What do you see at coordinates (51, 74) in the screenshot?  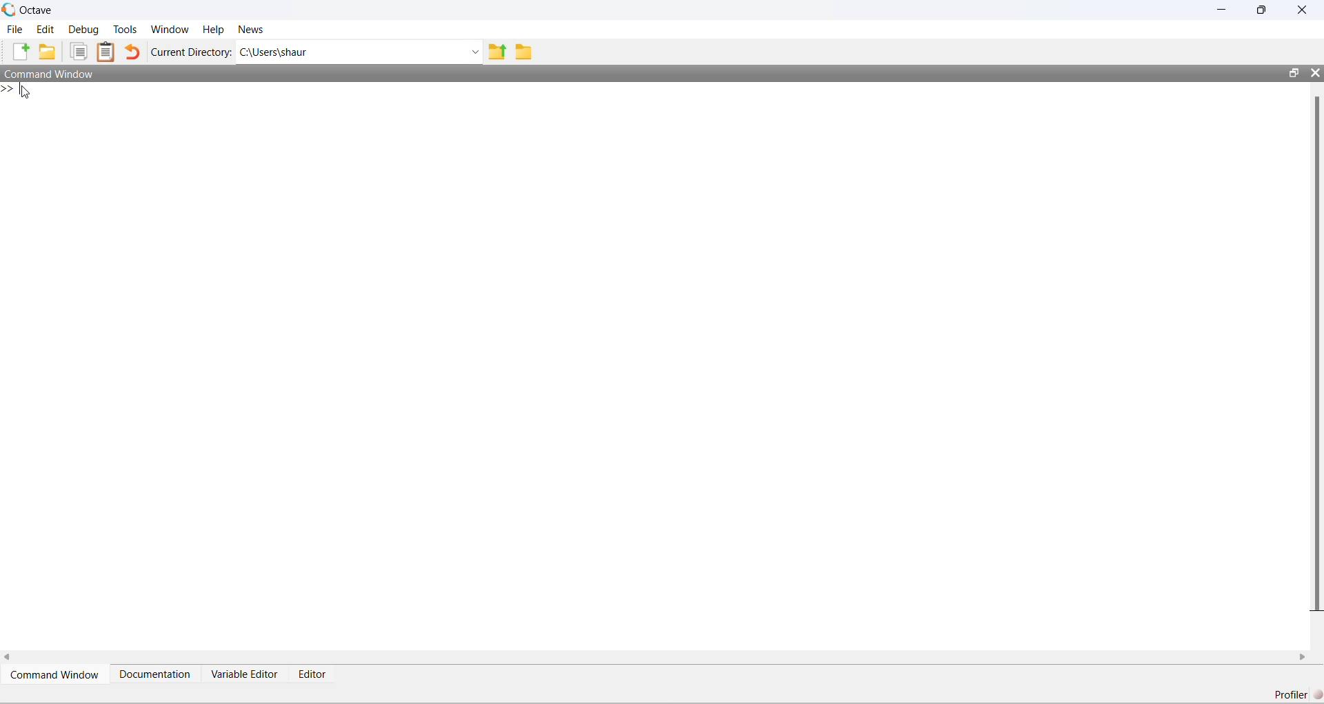 I see `Command Window` at bounding box center [51, 74].